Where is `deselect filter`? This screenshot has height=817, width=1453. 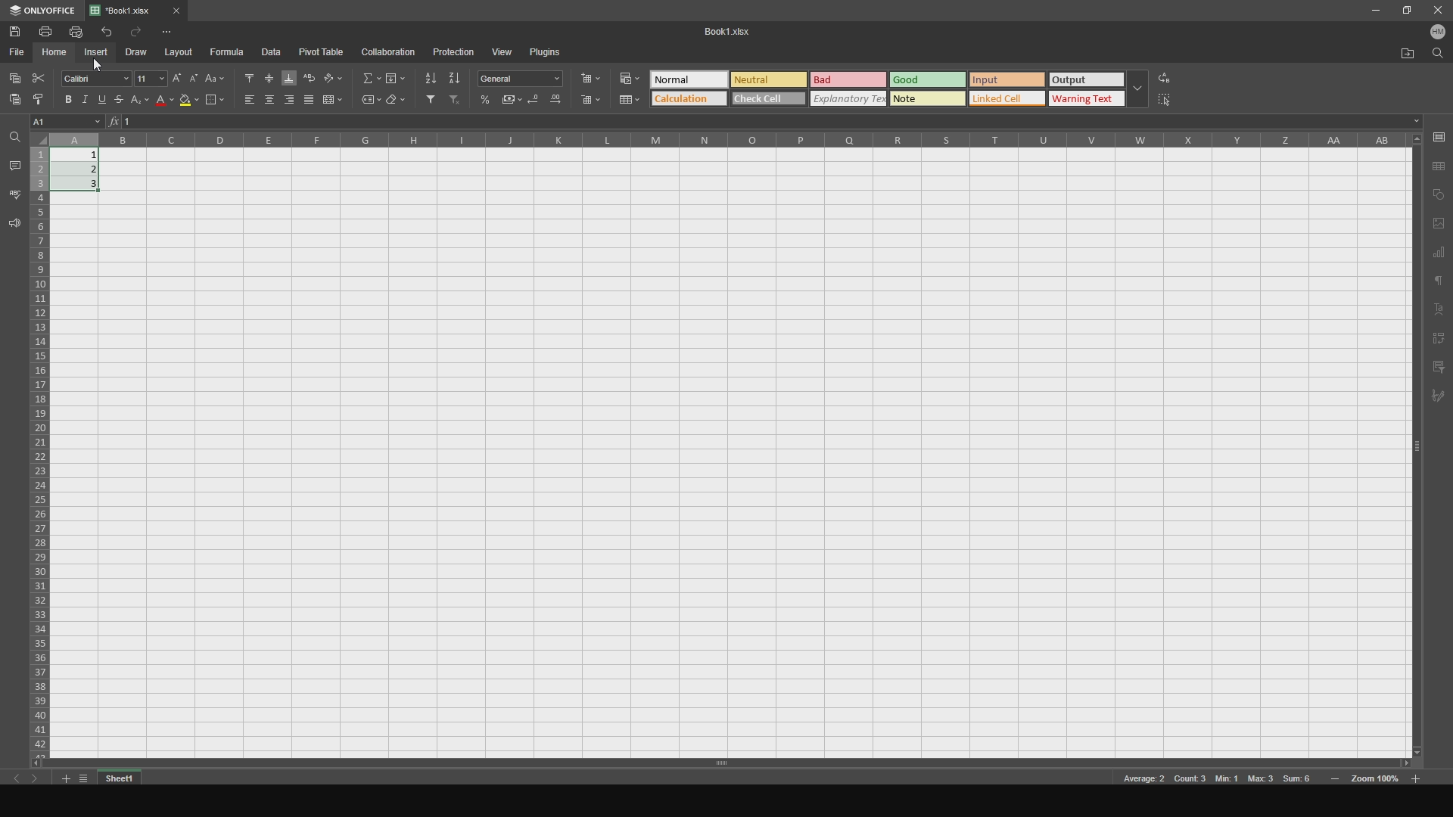 deselect filter is located at coordinates (456, 102).